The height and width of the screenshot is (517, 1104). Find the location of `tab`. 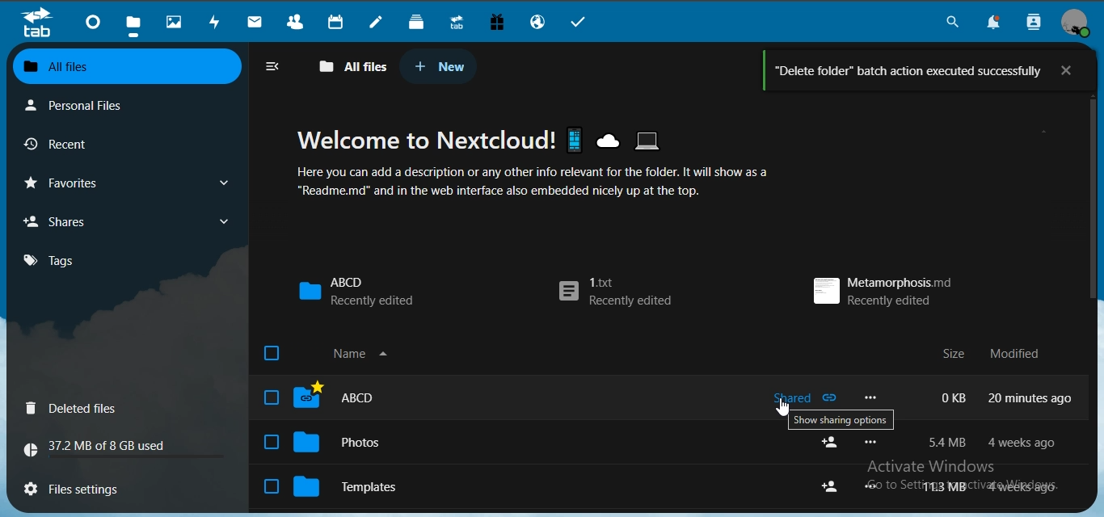

tab is located at coordinates (38, 24).